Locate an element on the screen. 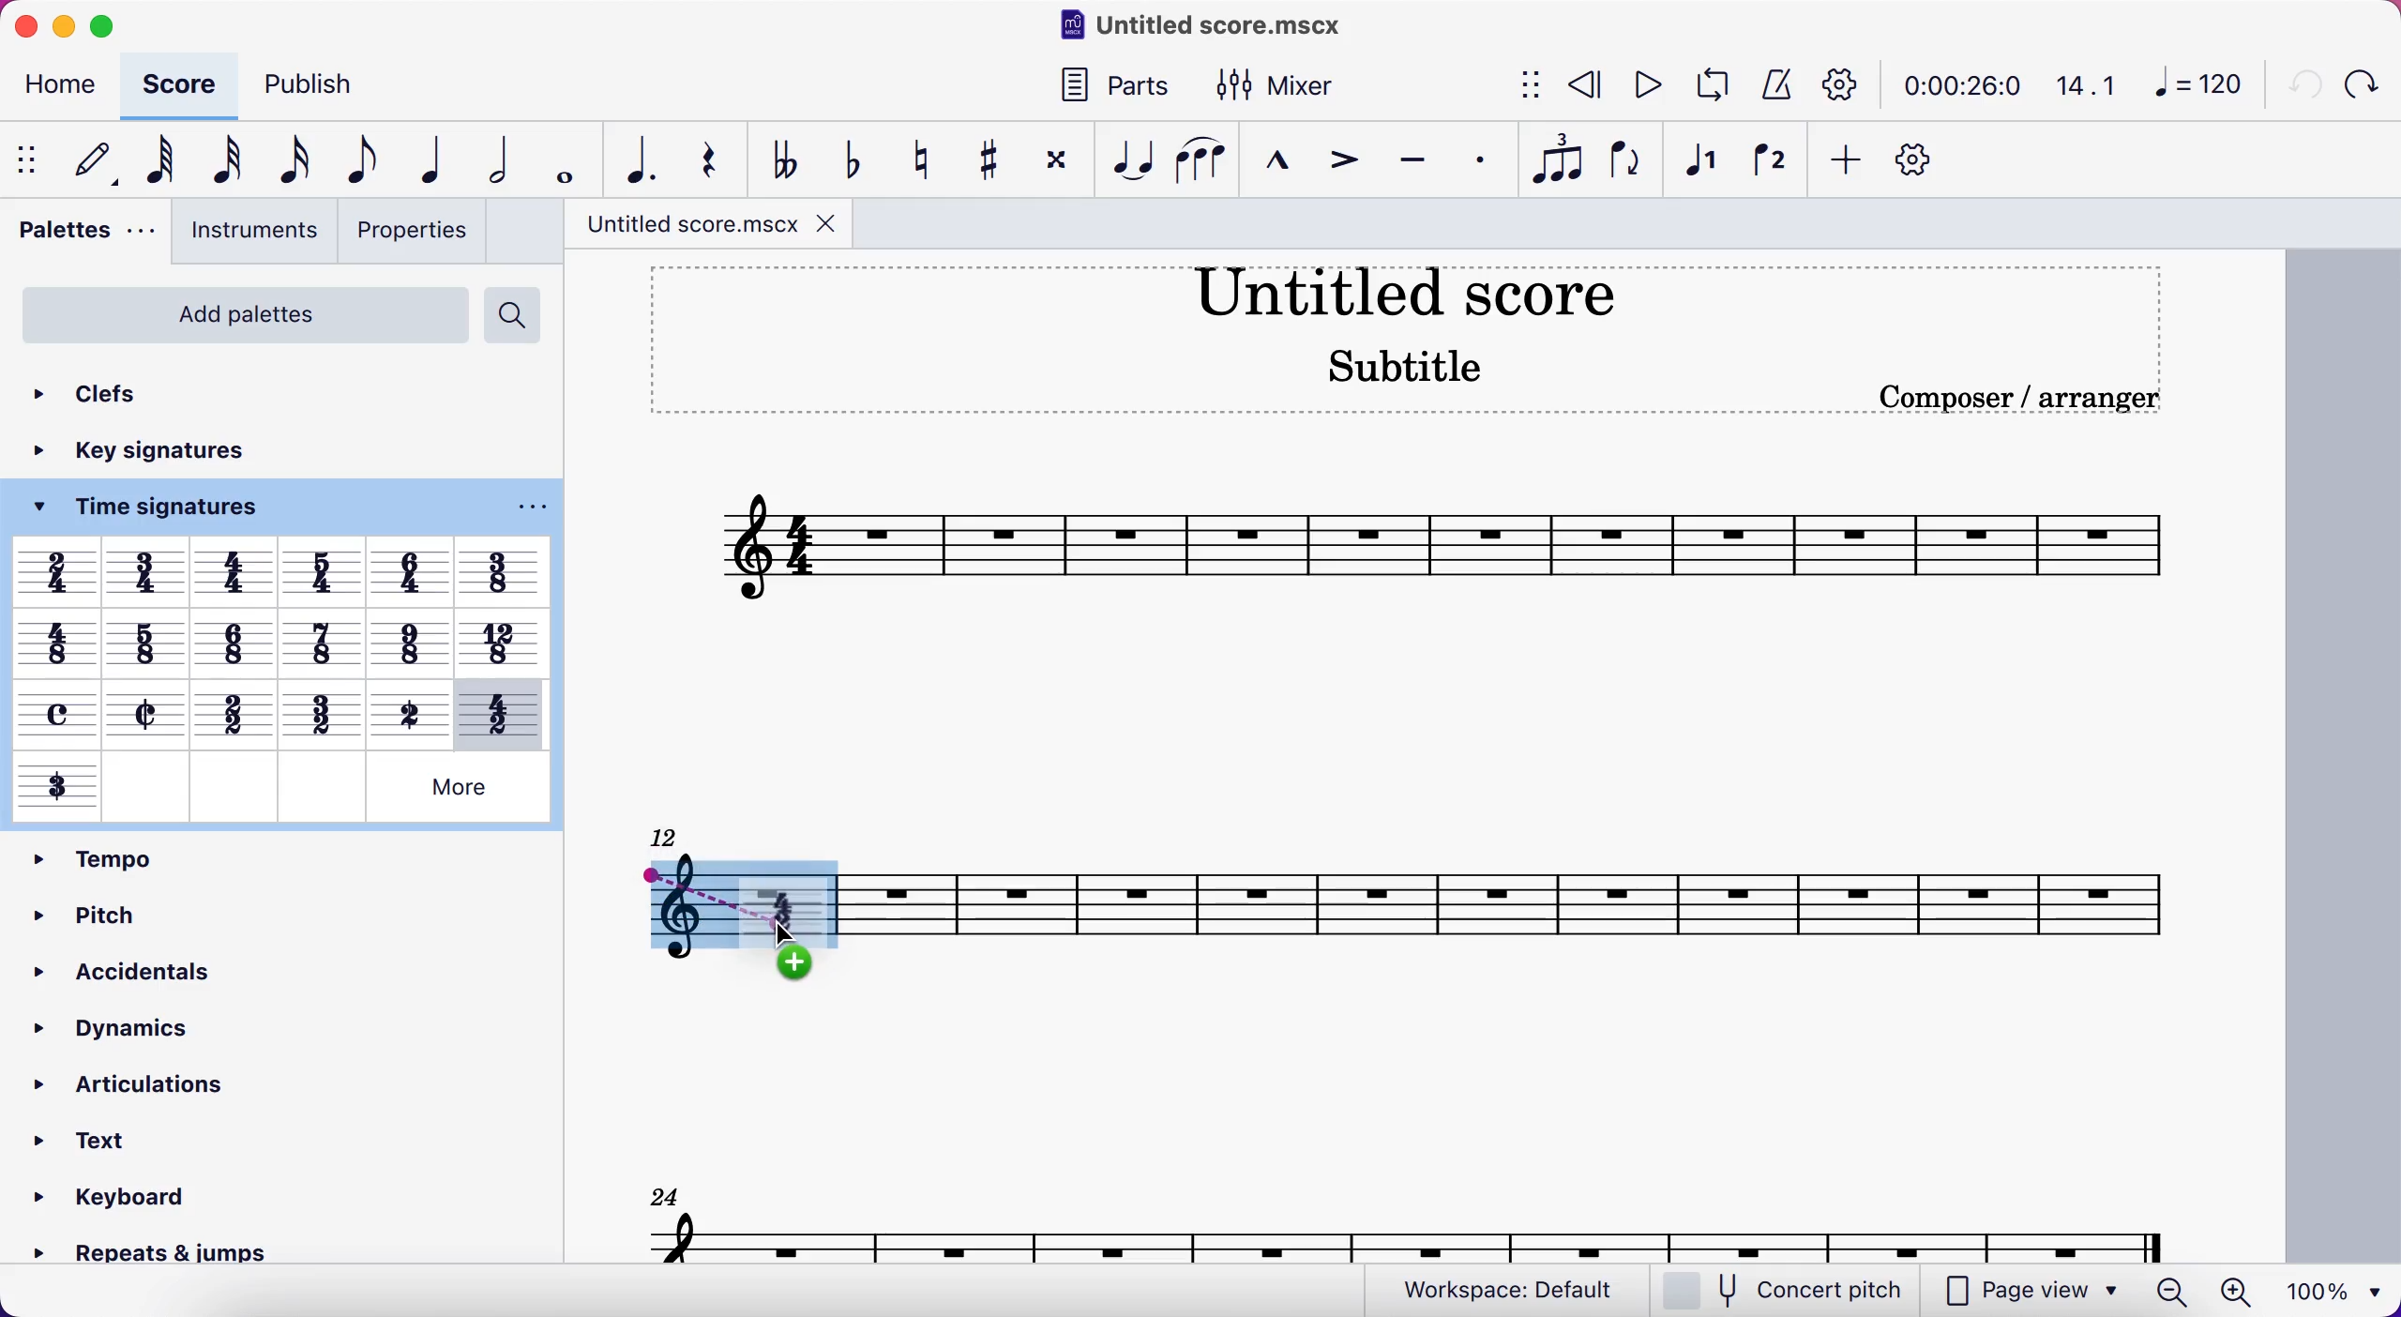 The height and width of the screenshot is (1317, 2401). Subtitle is located at coordinates (1407, 362).